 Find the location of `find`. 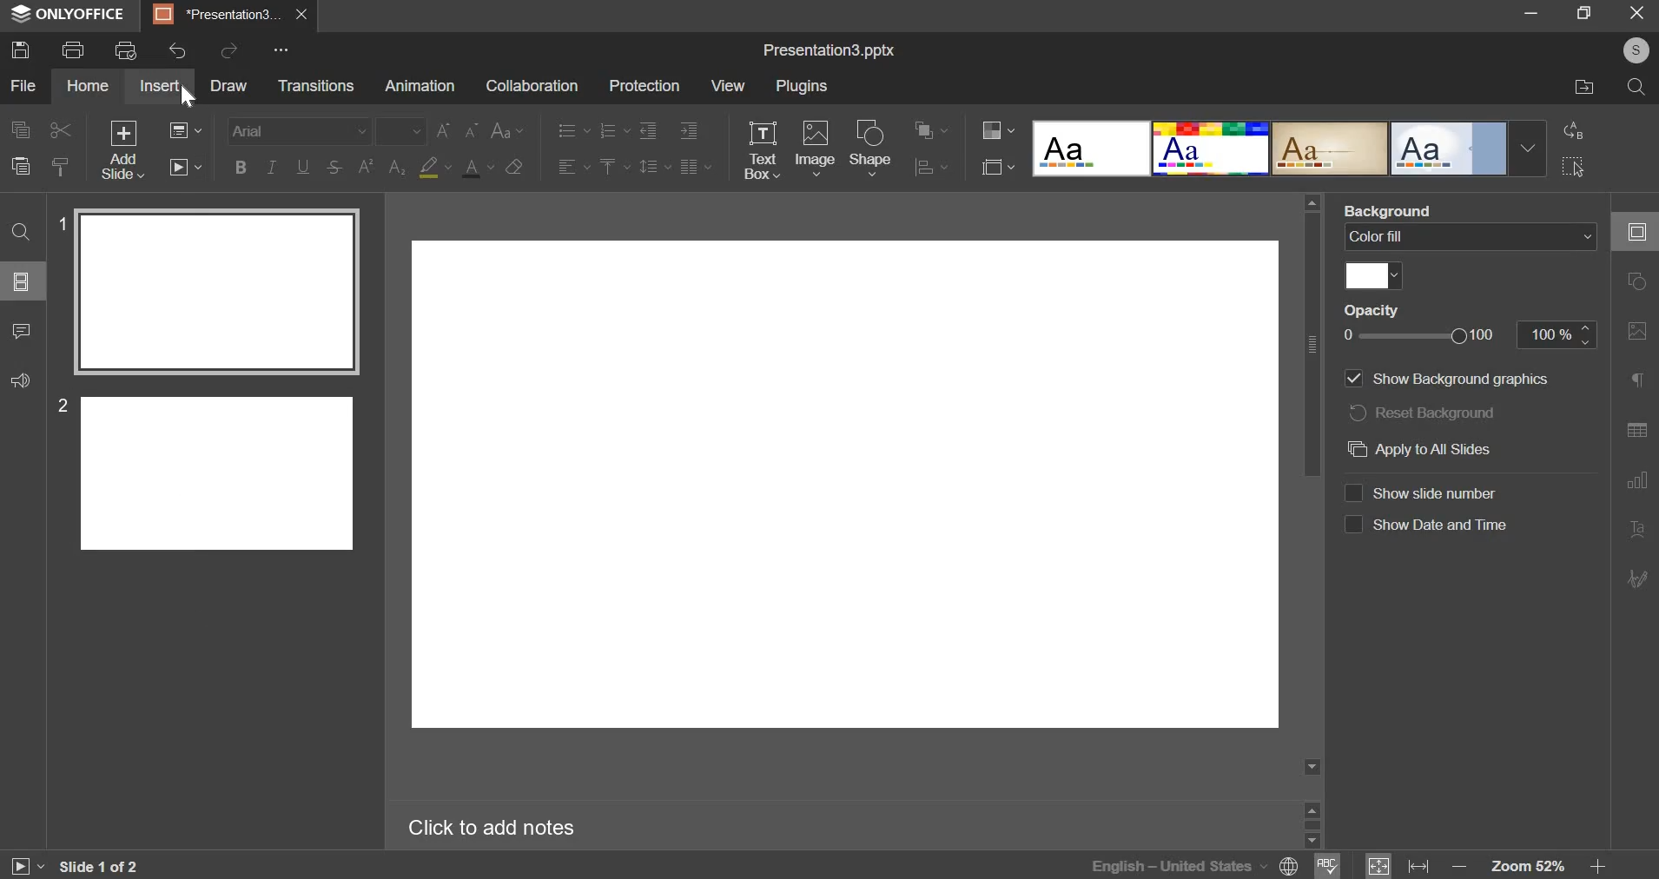

find is located at coordinates (21, 233).